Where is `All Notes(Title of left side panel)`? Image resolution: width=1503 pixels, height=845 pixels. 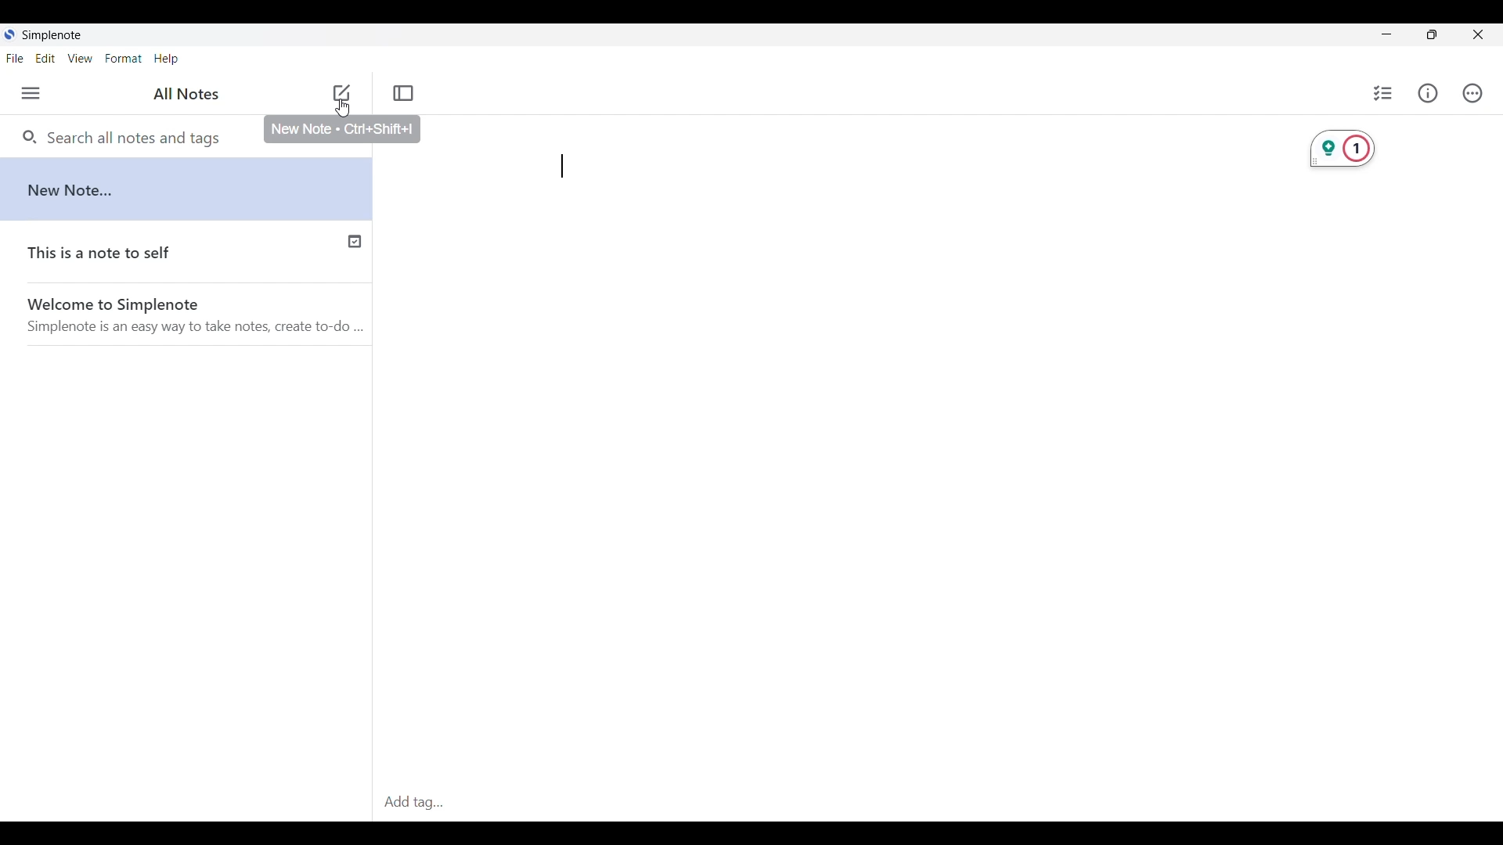 All Notes(Title of left side panel) is located at coordinates (186, 94).